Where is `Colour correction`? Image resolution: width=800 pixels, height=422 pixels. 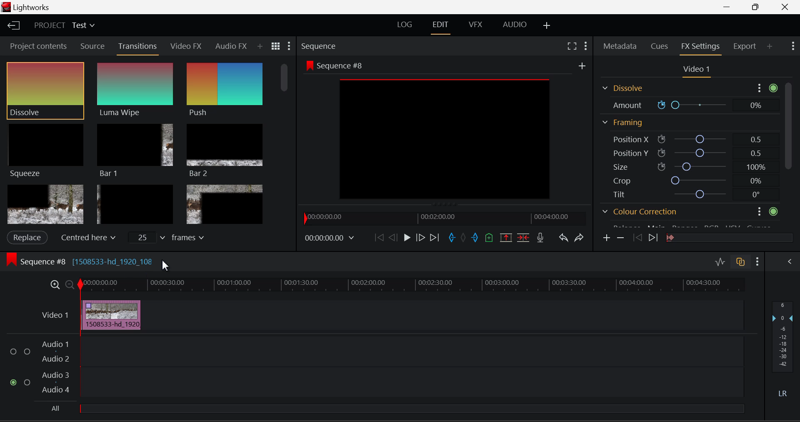 Colour correction is located at coordinates (690, 211).